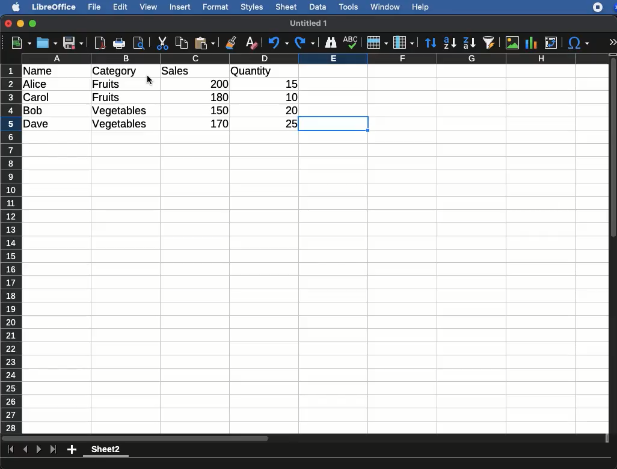 The image size is (617, 469). Describe the element at coordinates (55, 7) in the screenshot. I see `libreoffice` at that location.